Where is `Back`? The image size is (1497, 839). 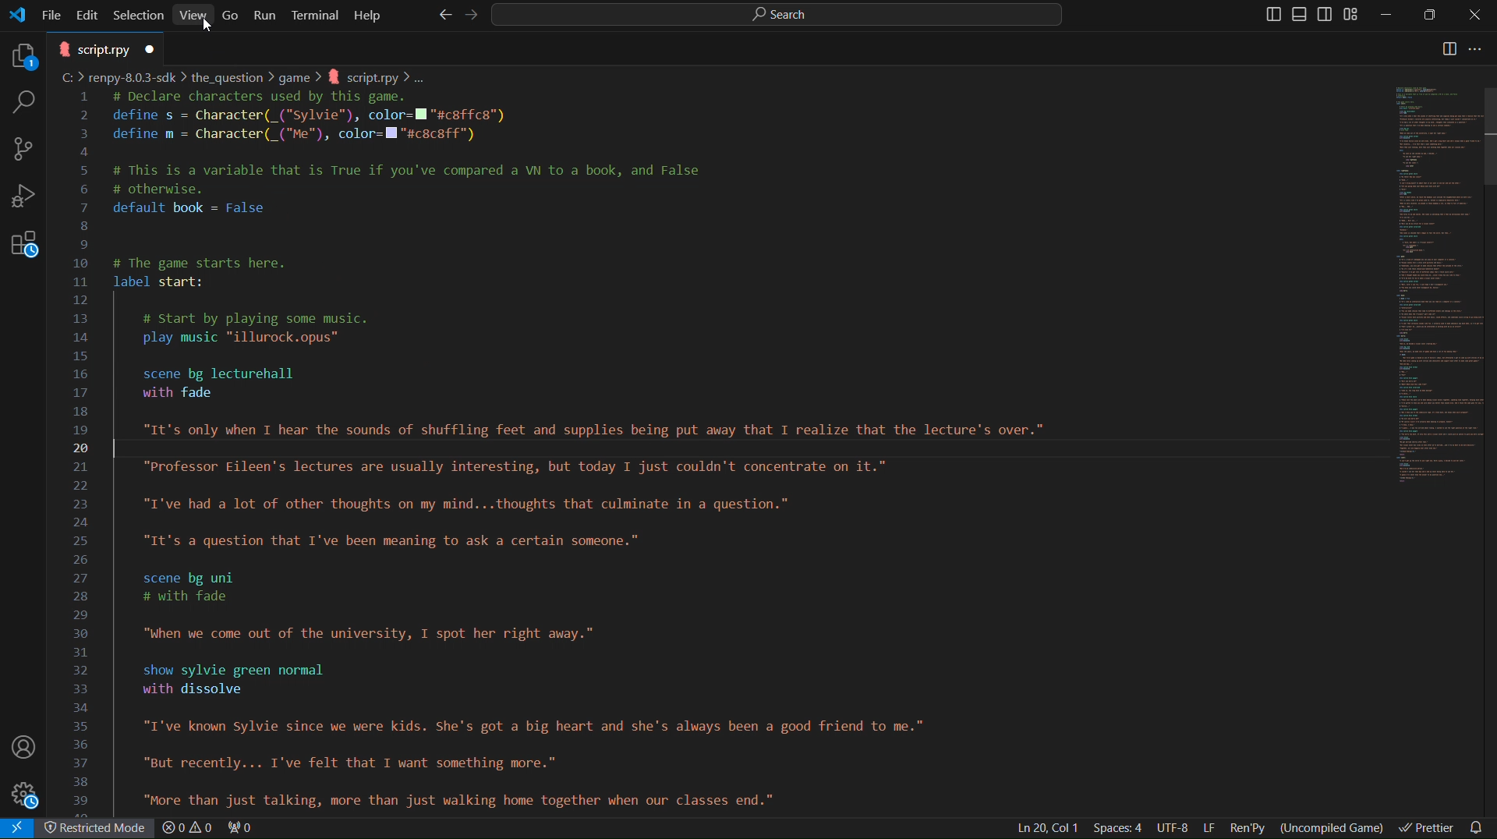 Back is located at coordinates (442, 15).